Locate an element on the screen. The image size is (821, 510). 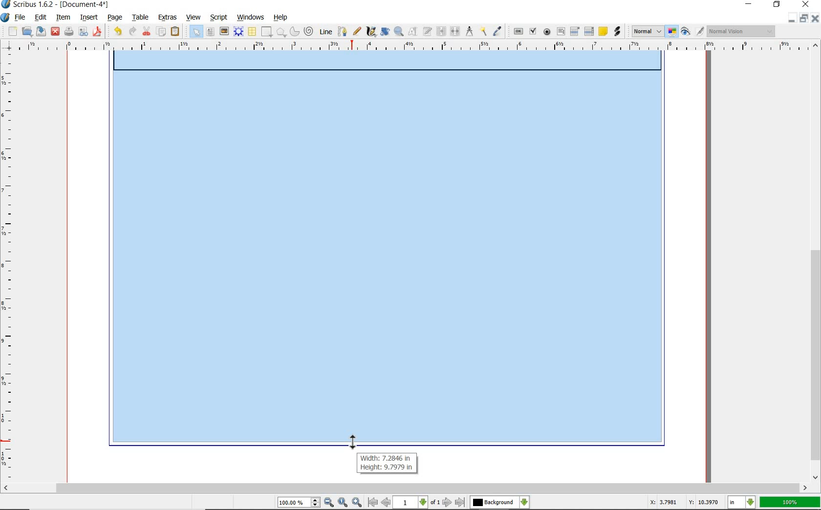
pdf list box is located at coordinates (589, 31).